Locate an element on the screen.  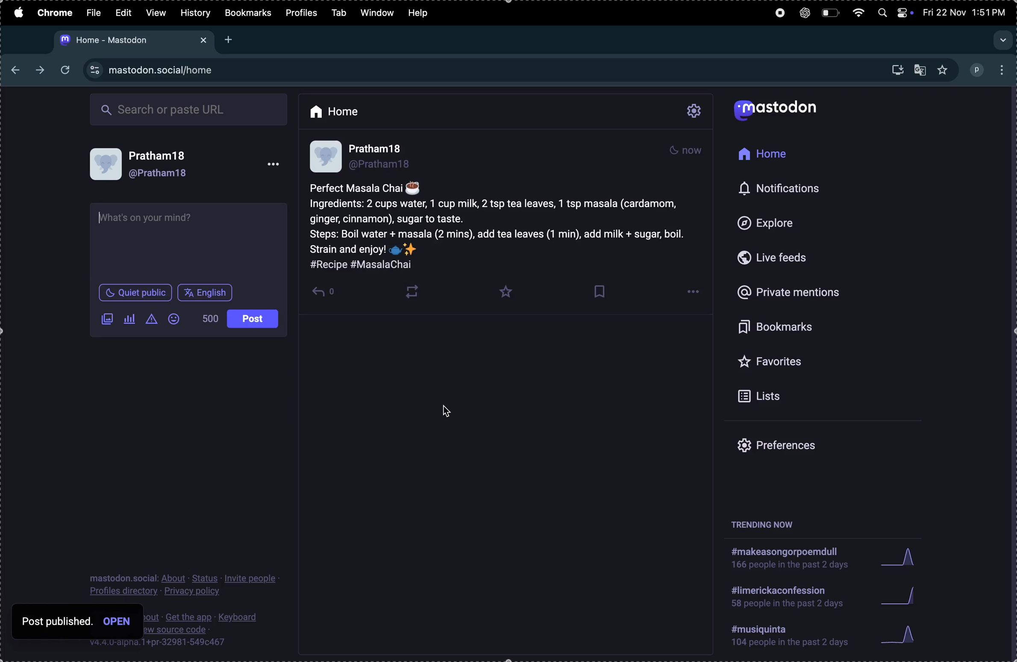
back is located at coordinates (17, 70).